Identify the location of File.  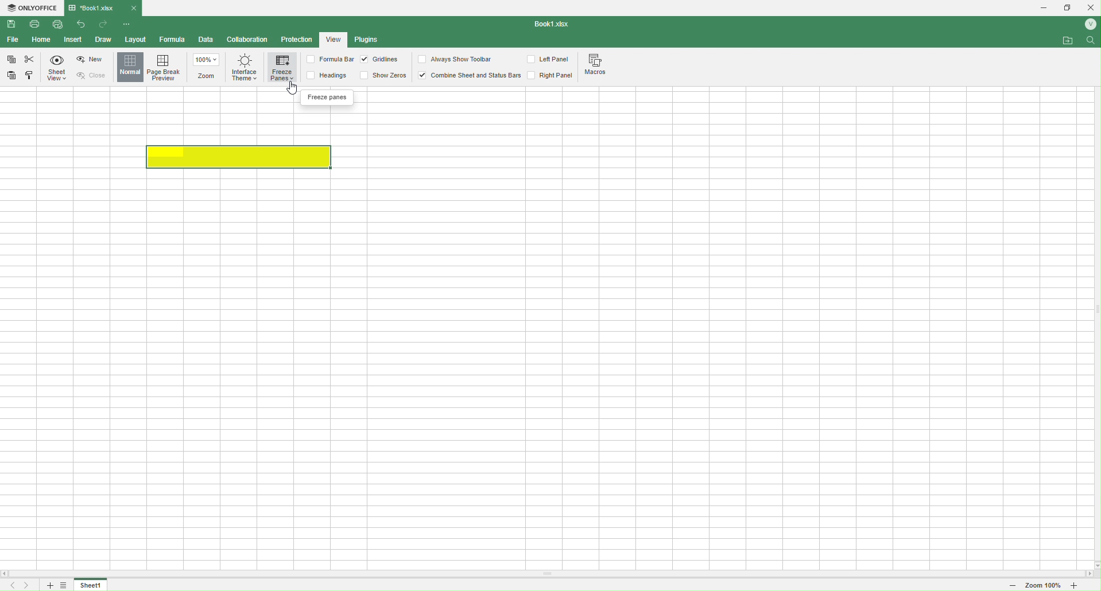
(12, 40).